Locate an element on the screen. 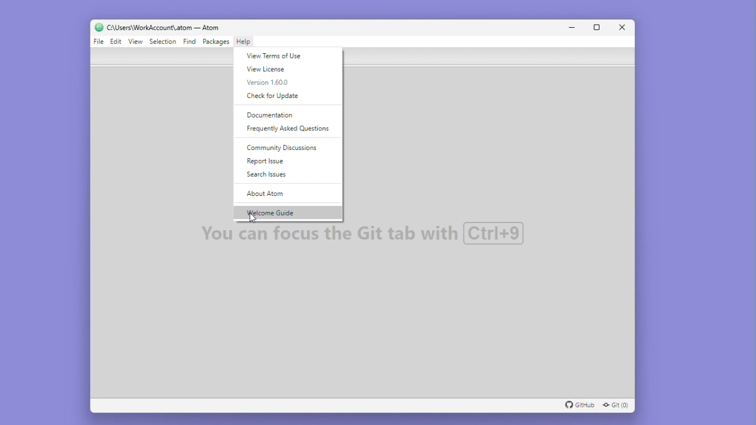 The image size is (756, 425). Packages is located at coordinates (216, 42).